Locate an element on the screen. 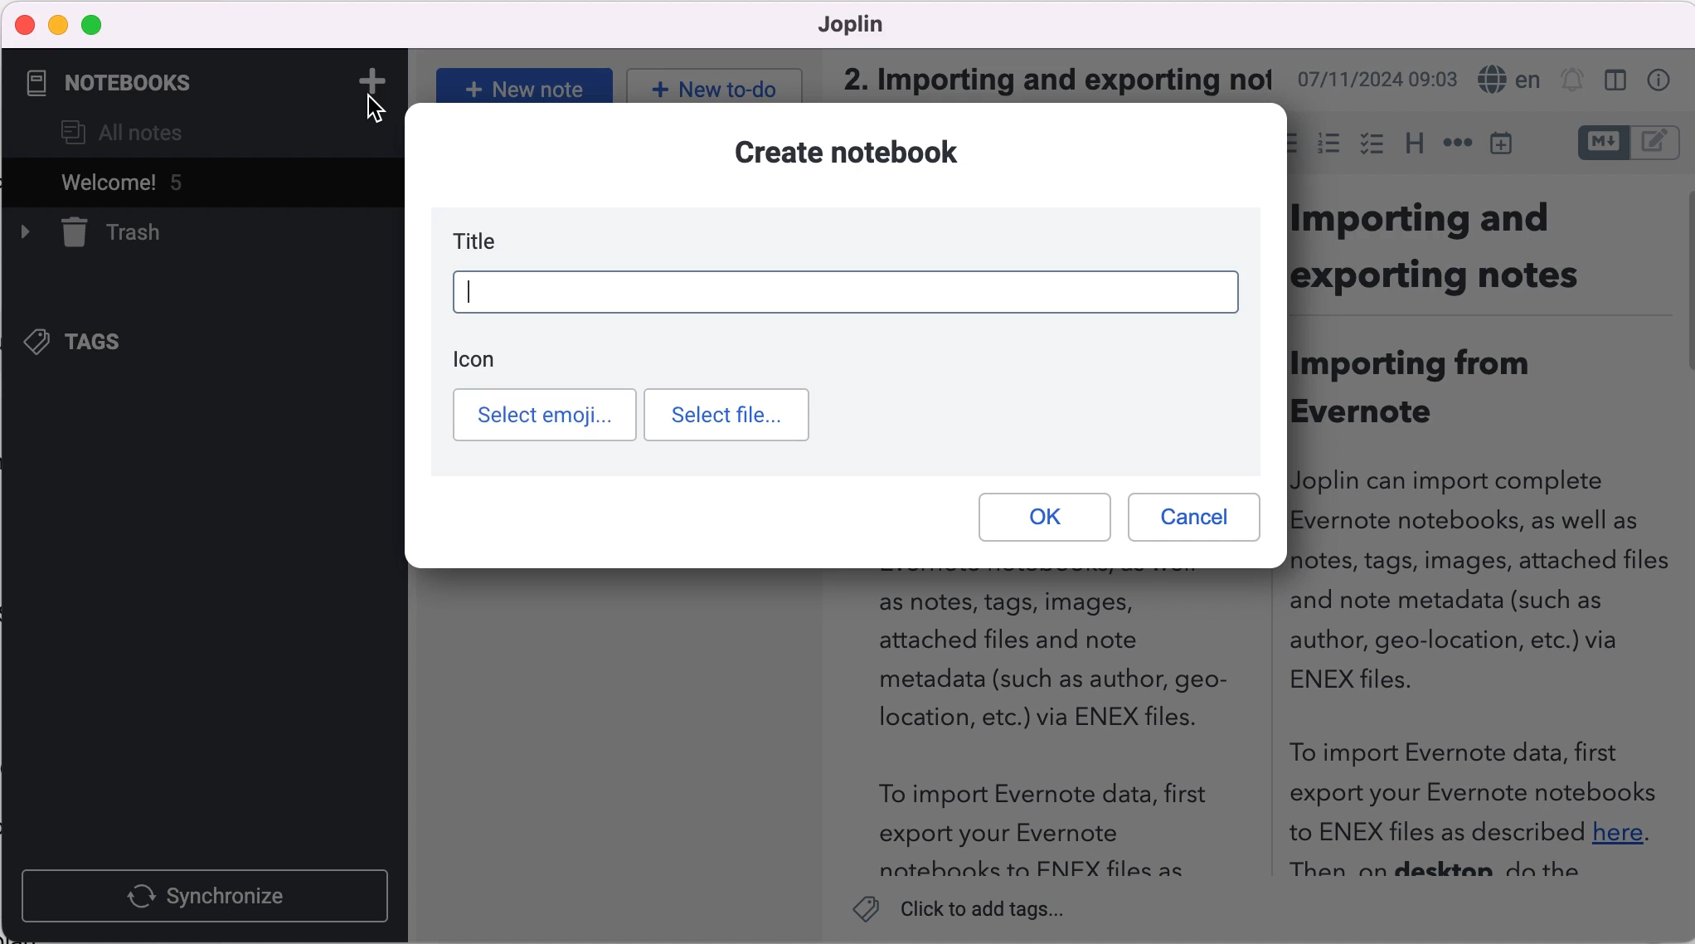 The image size is (1695, 944). weekly planner t is located at coordinates (543, 292).